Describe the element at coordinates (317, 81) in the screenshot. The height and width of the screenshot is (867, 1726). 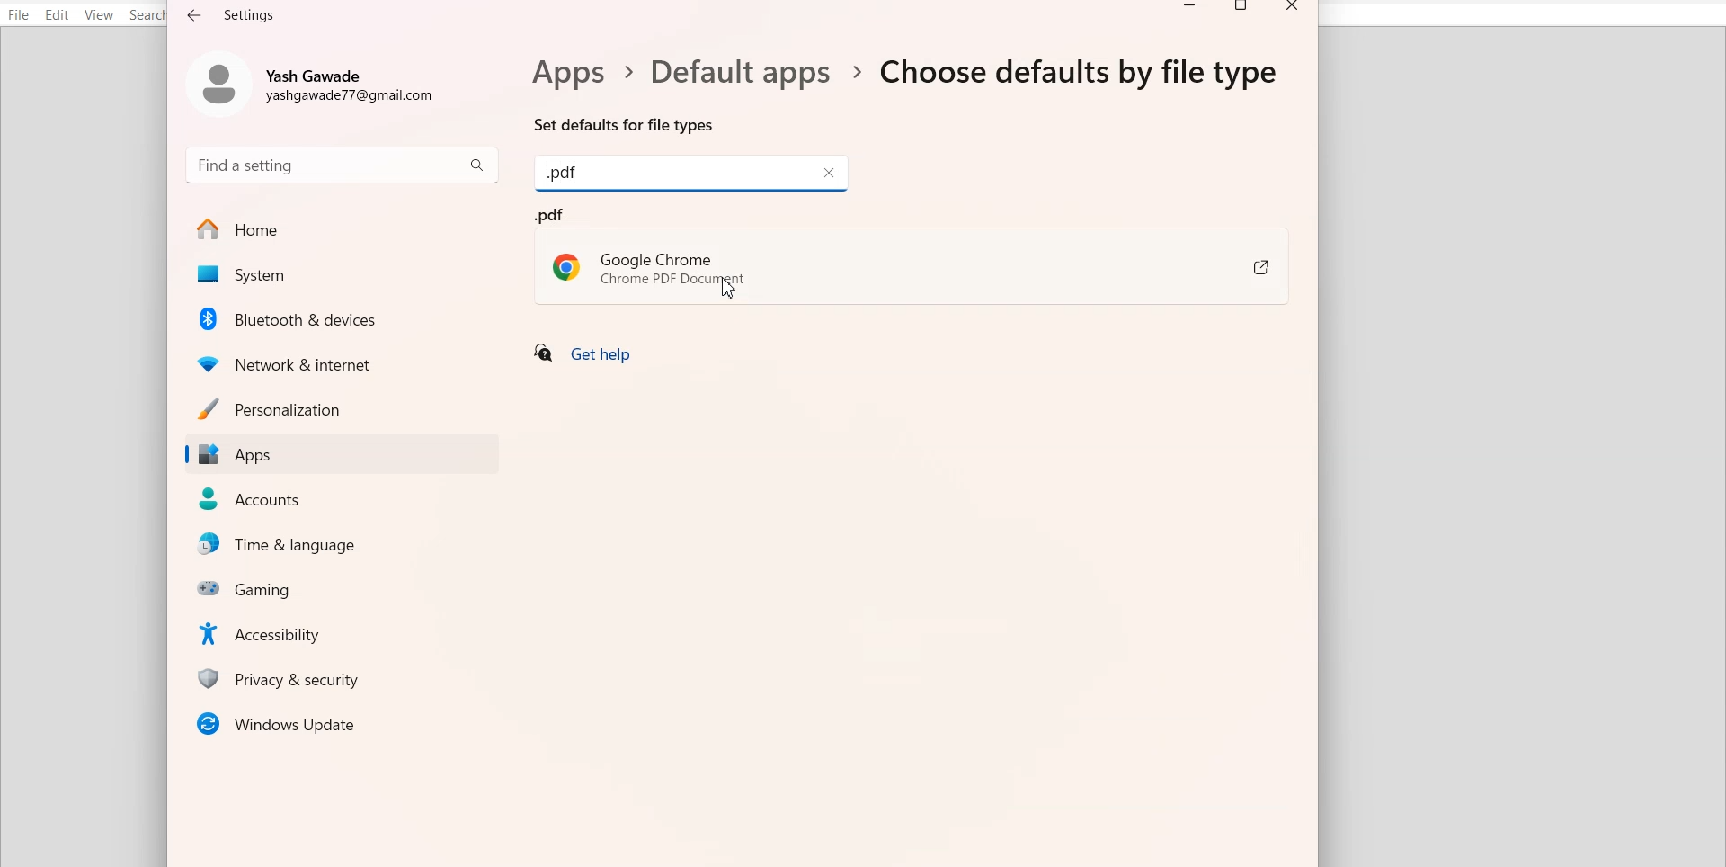
I see `Account` at that location.